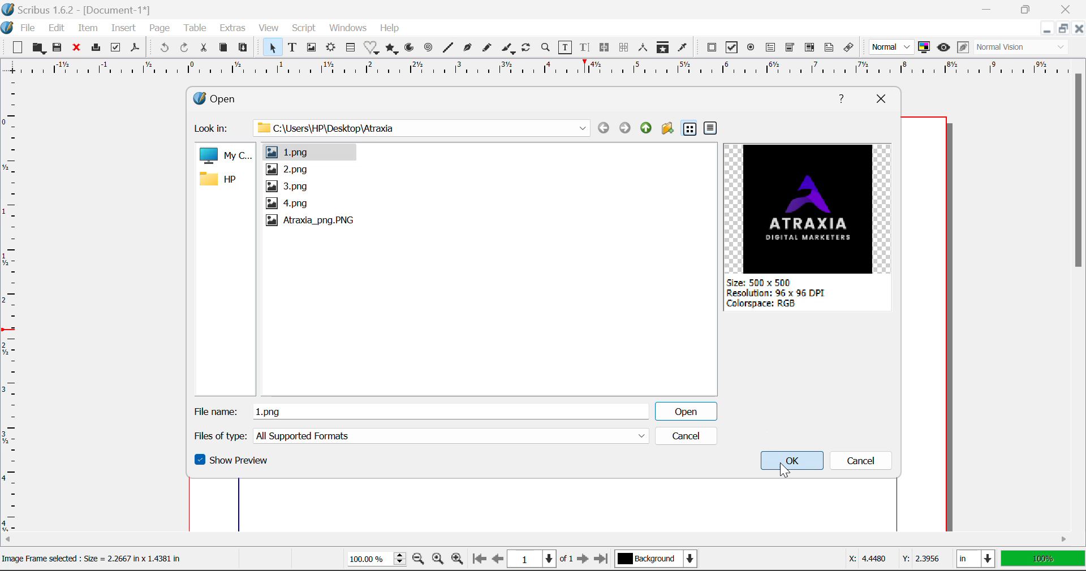 This screenshot has width=1086, height=571. Describe the element at coordinates (88, 29) in the screenshot. I see `Item` at that location.